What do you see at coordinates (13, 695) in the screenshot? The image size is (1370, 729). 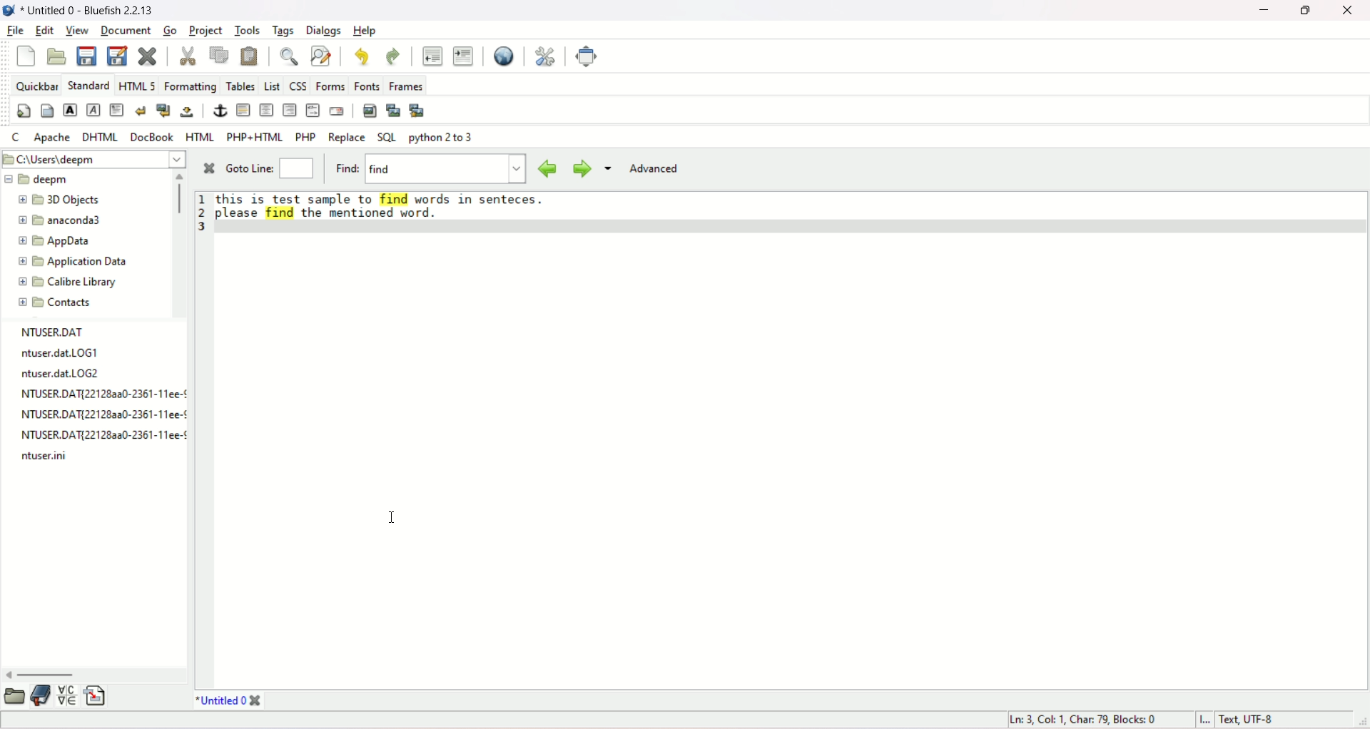 I see `open folder` at bounding box center [13, 695].